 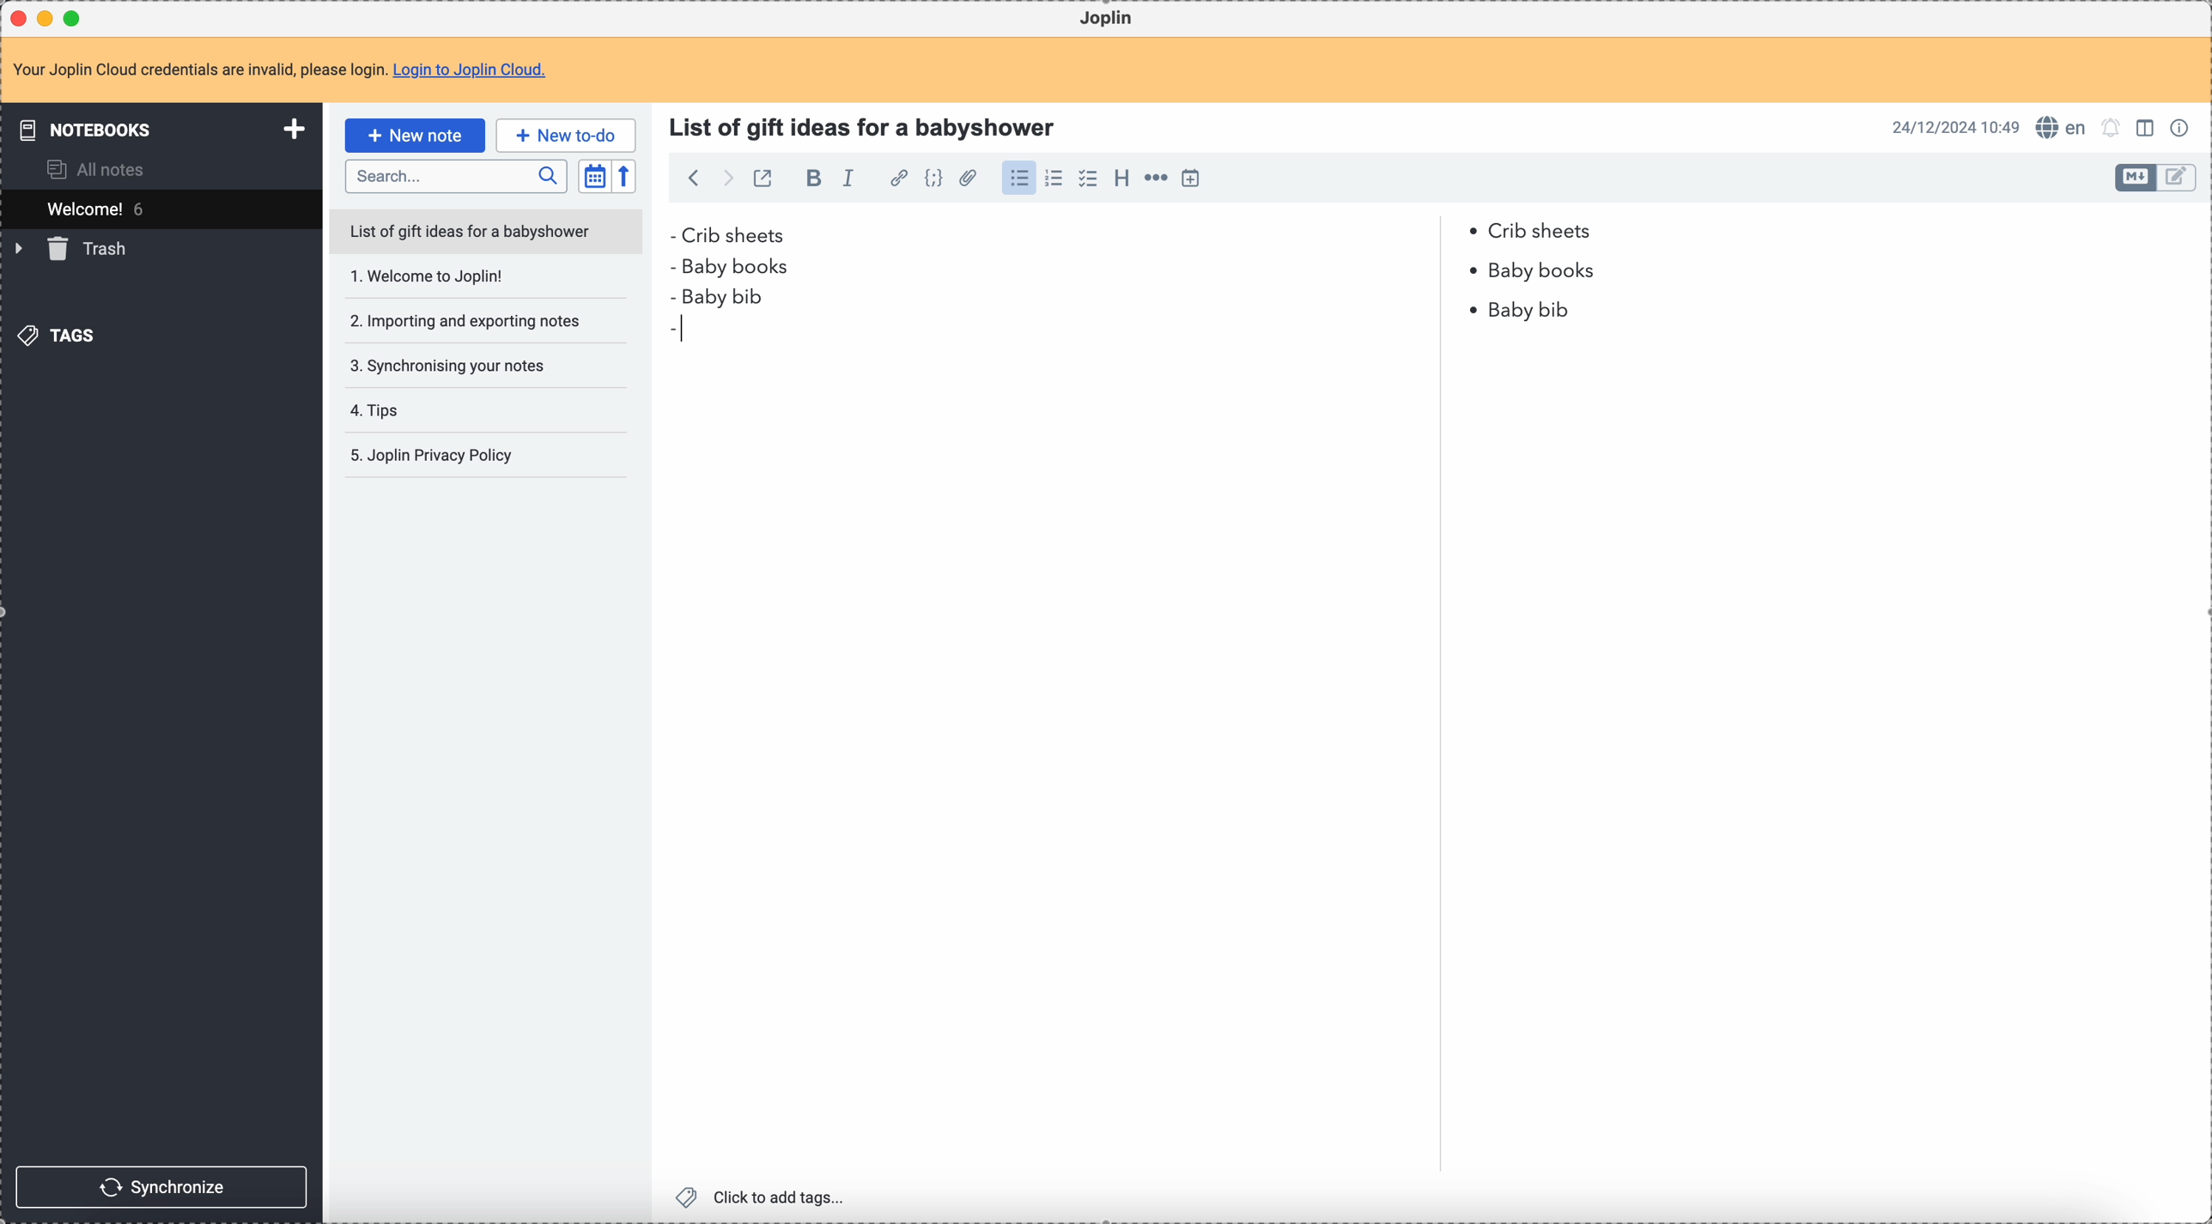 I want to click on baby books, so click(x=747, y=268).